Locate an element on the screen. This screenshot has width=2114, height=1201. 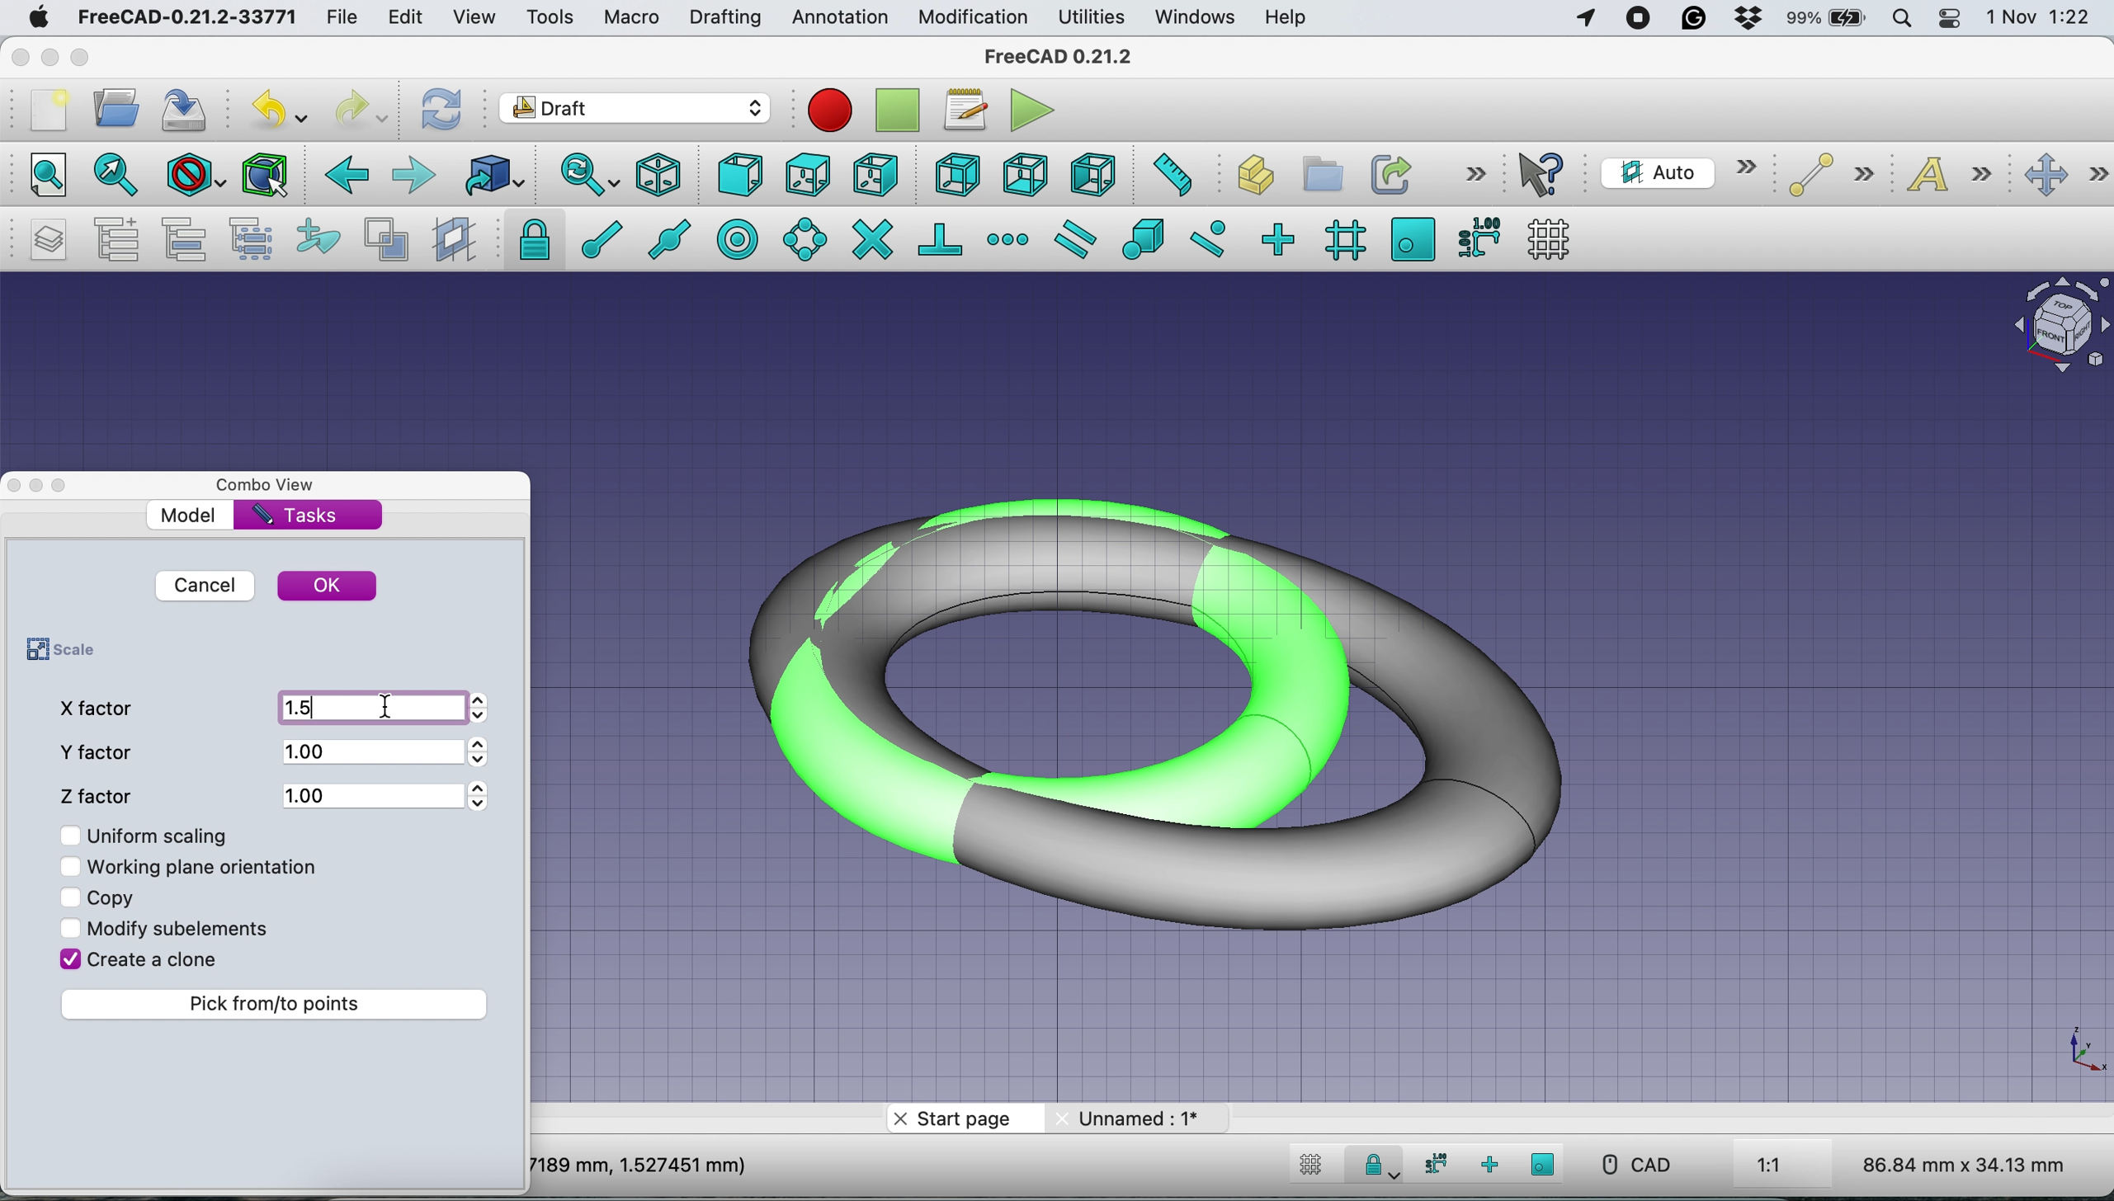
Apps Using Location is located at coordinates (1586, 20).